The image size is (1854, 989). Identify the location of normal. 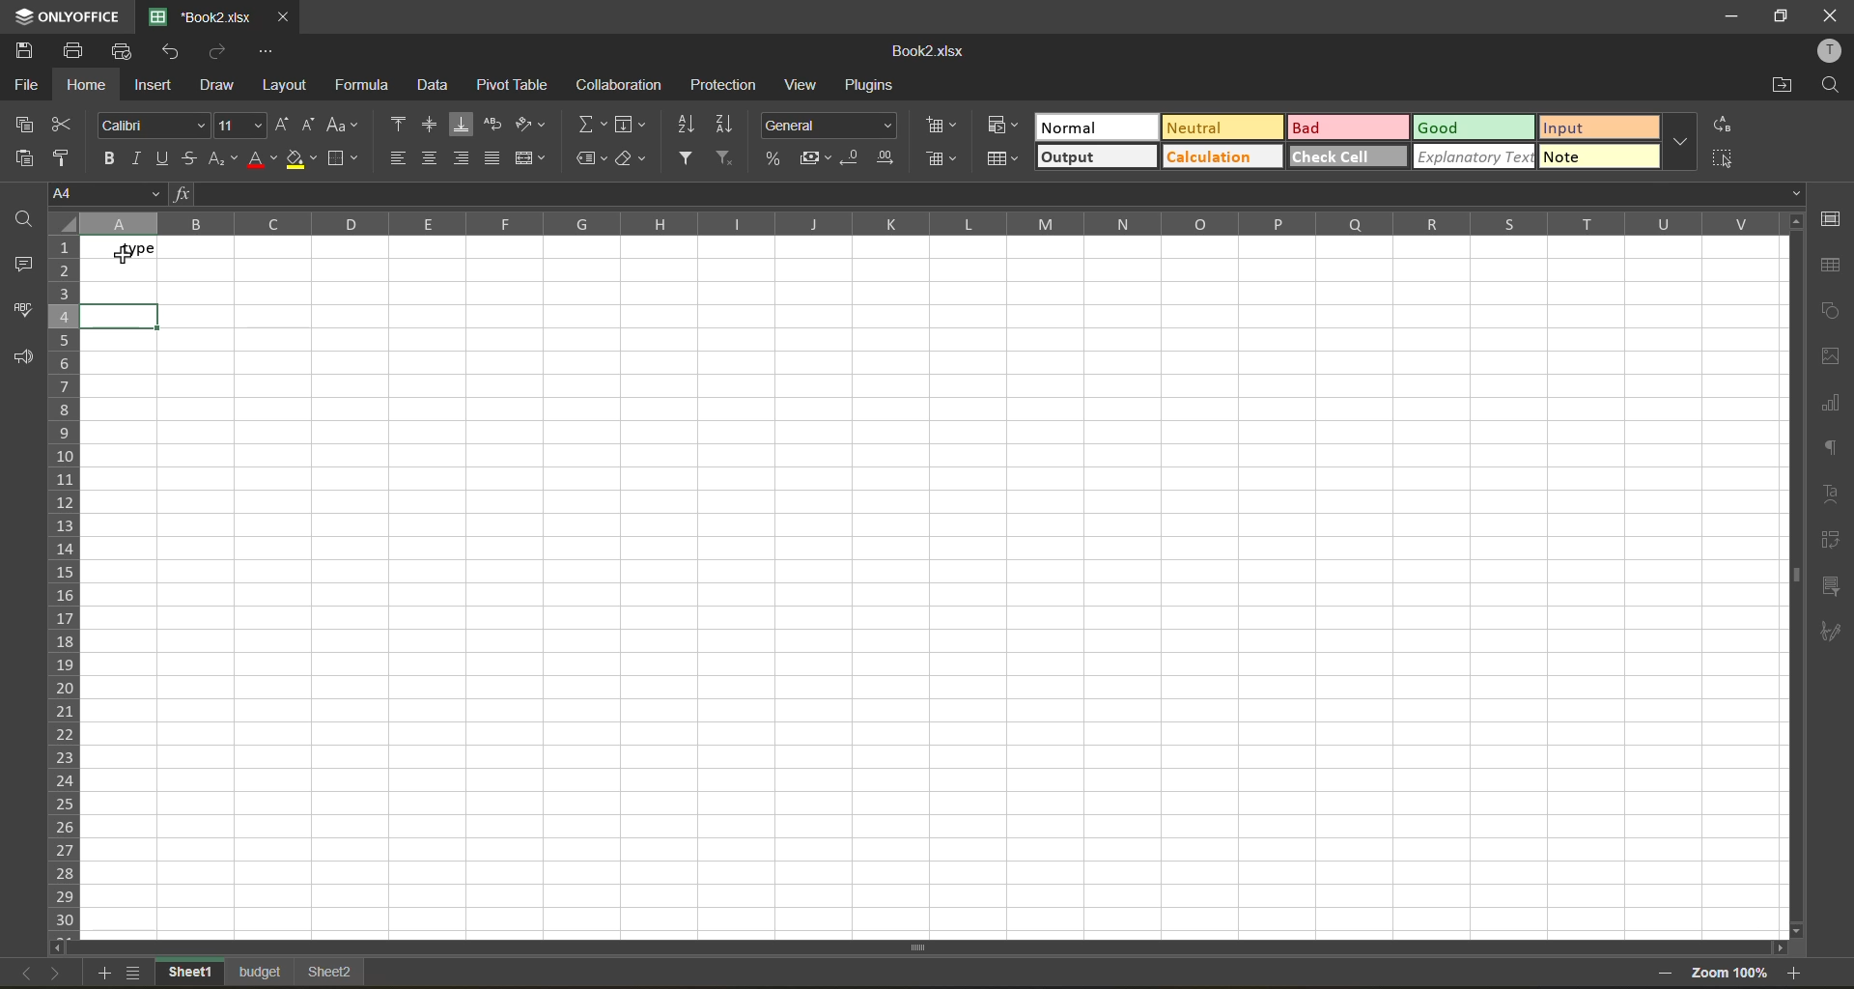
(1096, 129).